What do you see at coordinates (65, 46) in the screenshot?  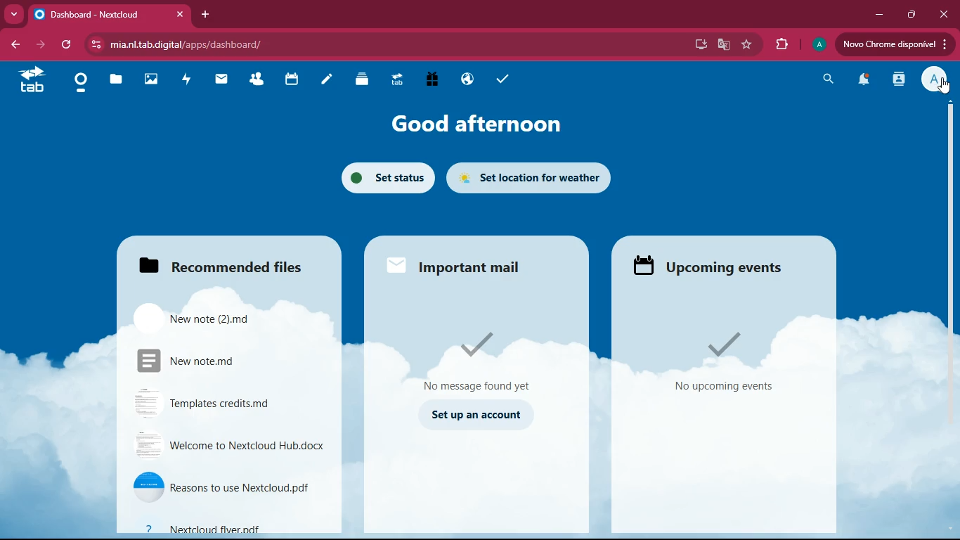 I see `refresh` at bounding box center [65, 46].